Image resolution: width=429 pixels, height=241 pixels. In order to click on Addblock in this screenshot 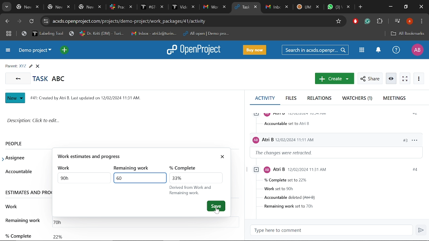, I will do `click(356, 21)`.